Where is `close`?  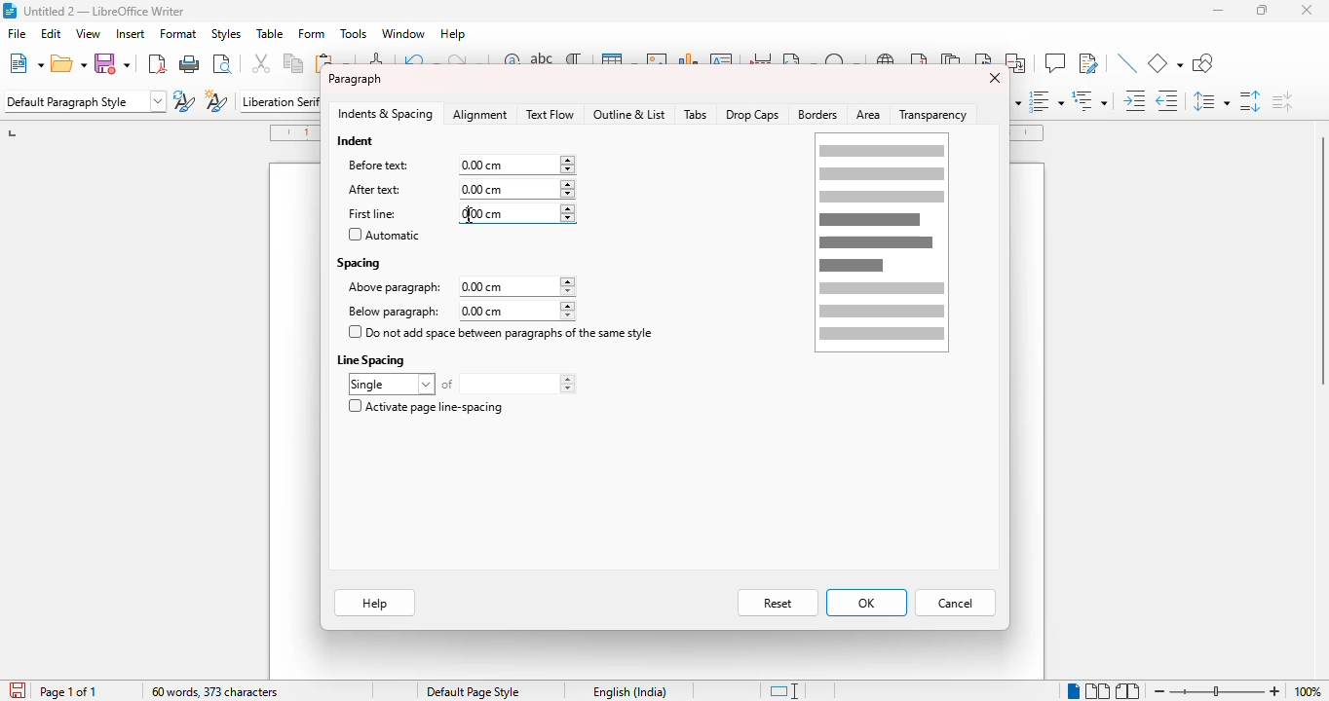 close is located at coordinates (1308, 10).